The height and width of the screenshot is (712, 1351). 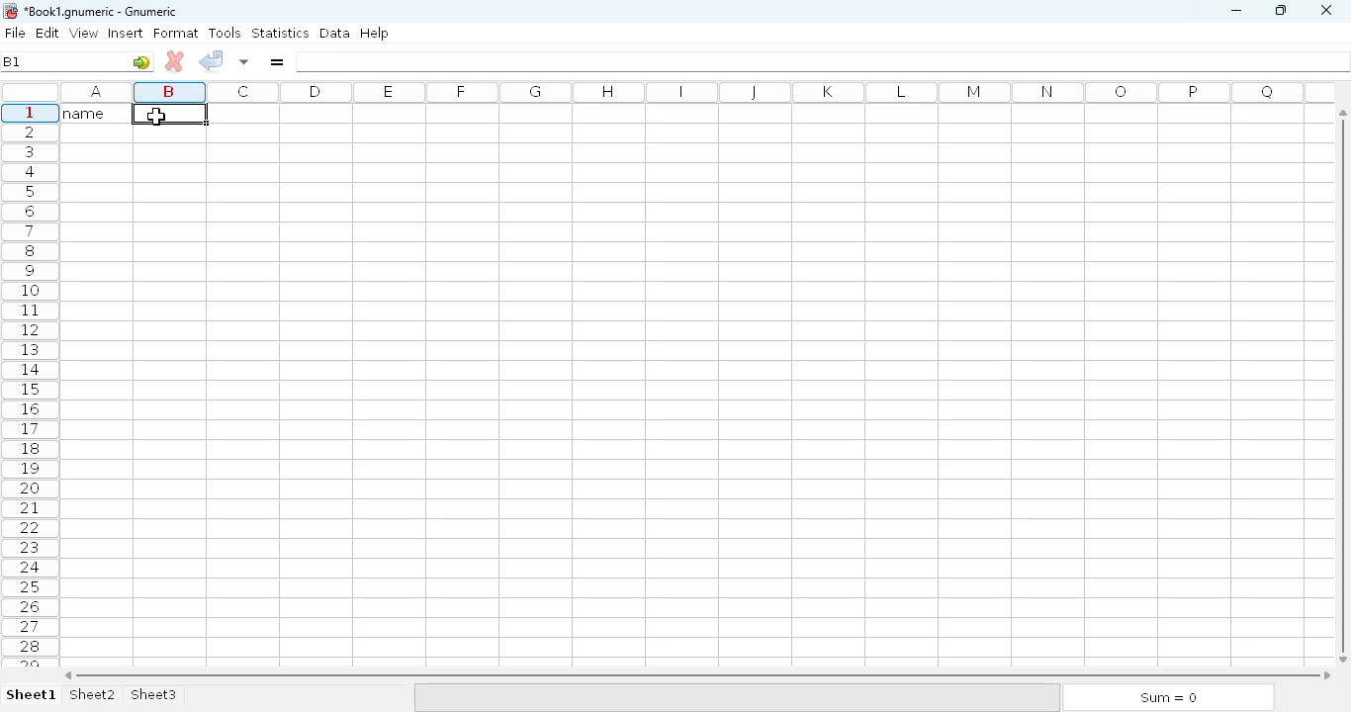 What do you see at coordinates (276, 61) in the screenshot?
I see `enter formula` at bounding box center [276, 61].